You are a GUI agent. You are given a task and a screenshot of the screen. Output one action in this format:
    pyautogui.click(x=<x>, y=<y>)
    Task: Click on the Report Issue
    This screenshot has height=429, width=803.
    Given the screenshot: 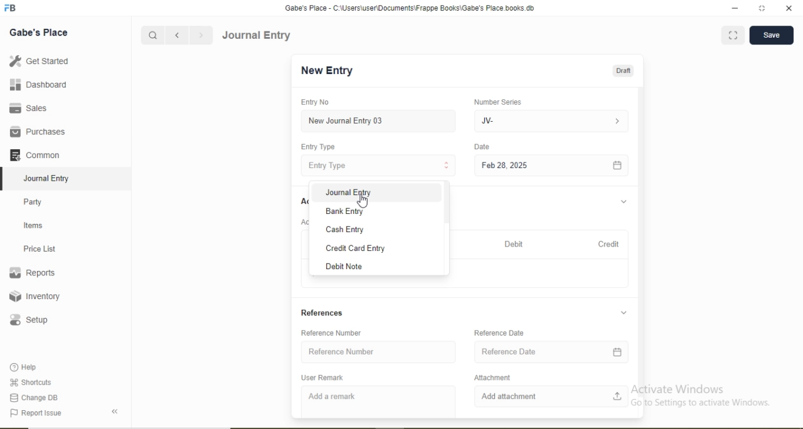 What is the action you would take?
    pyautogui.click(x=35, y=413)
    